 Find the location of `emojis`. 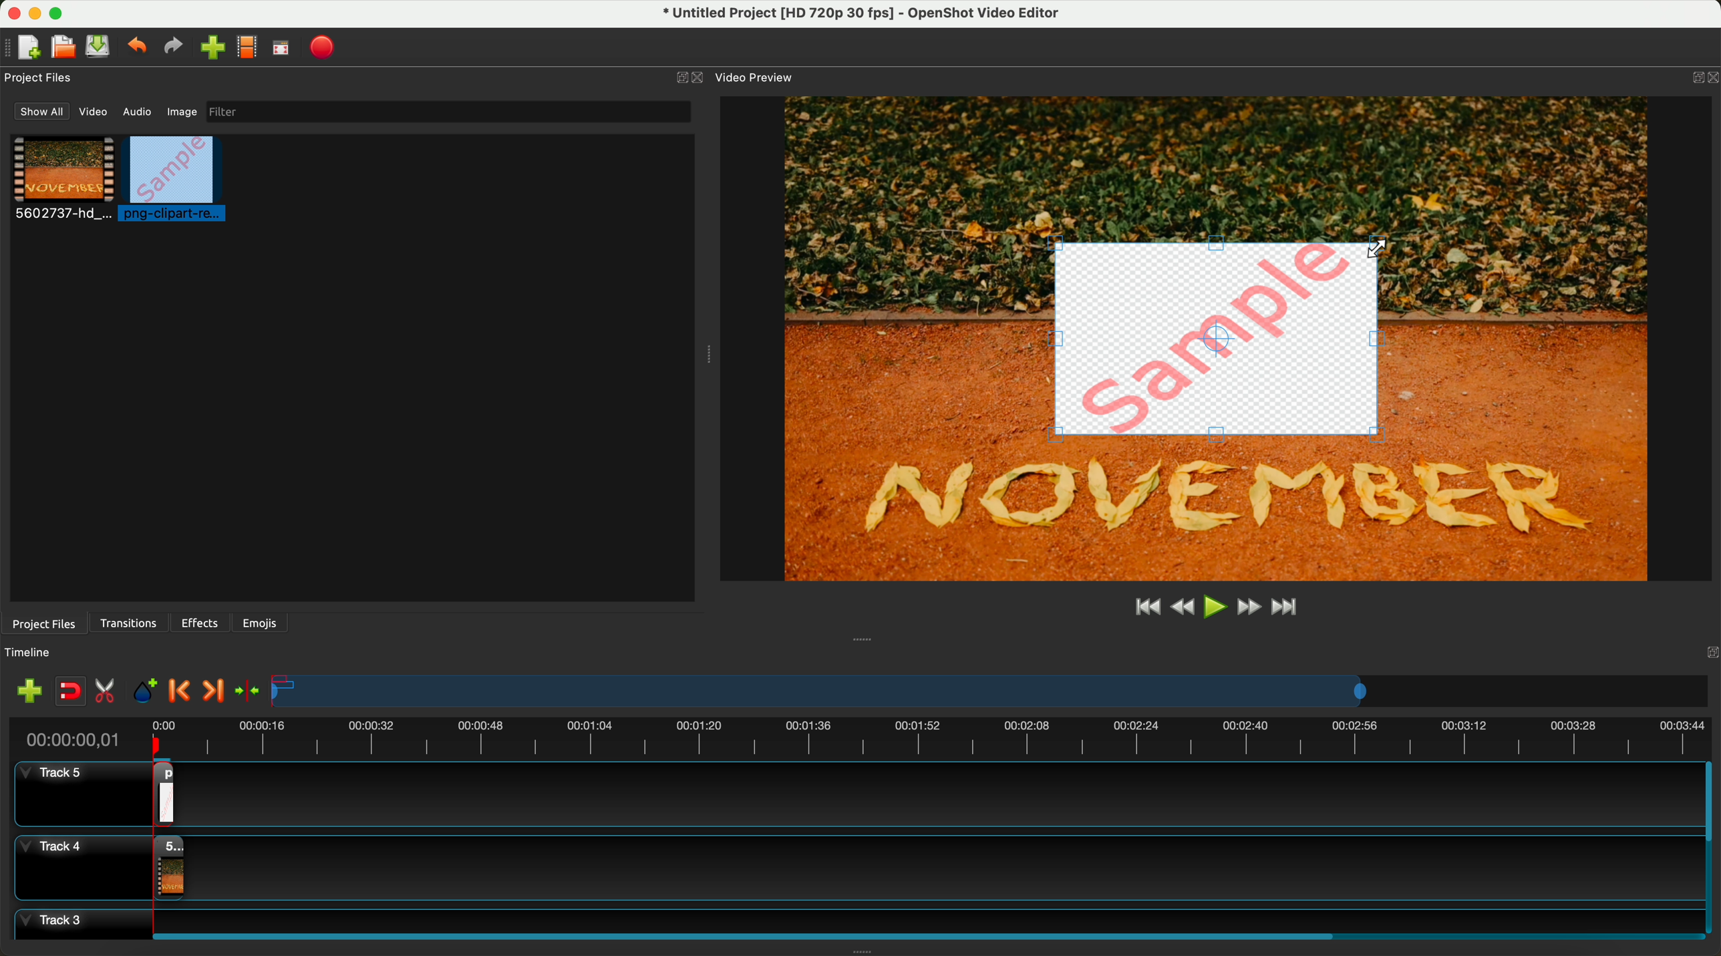

emojis is located at coordinates (260, 621).